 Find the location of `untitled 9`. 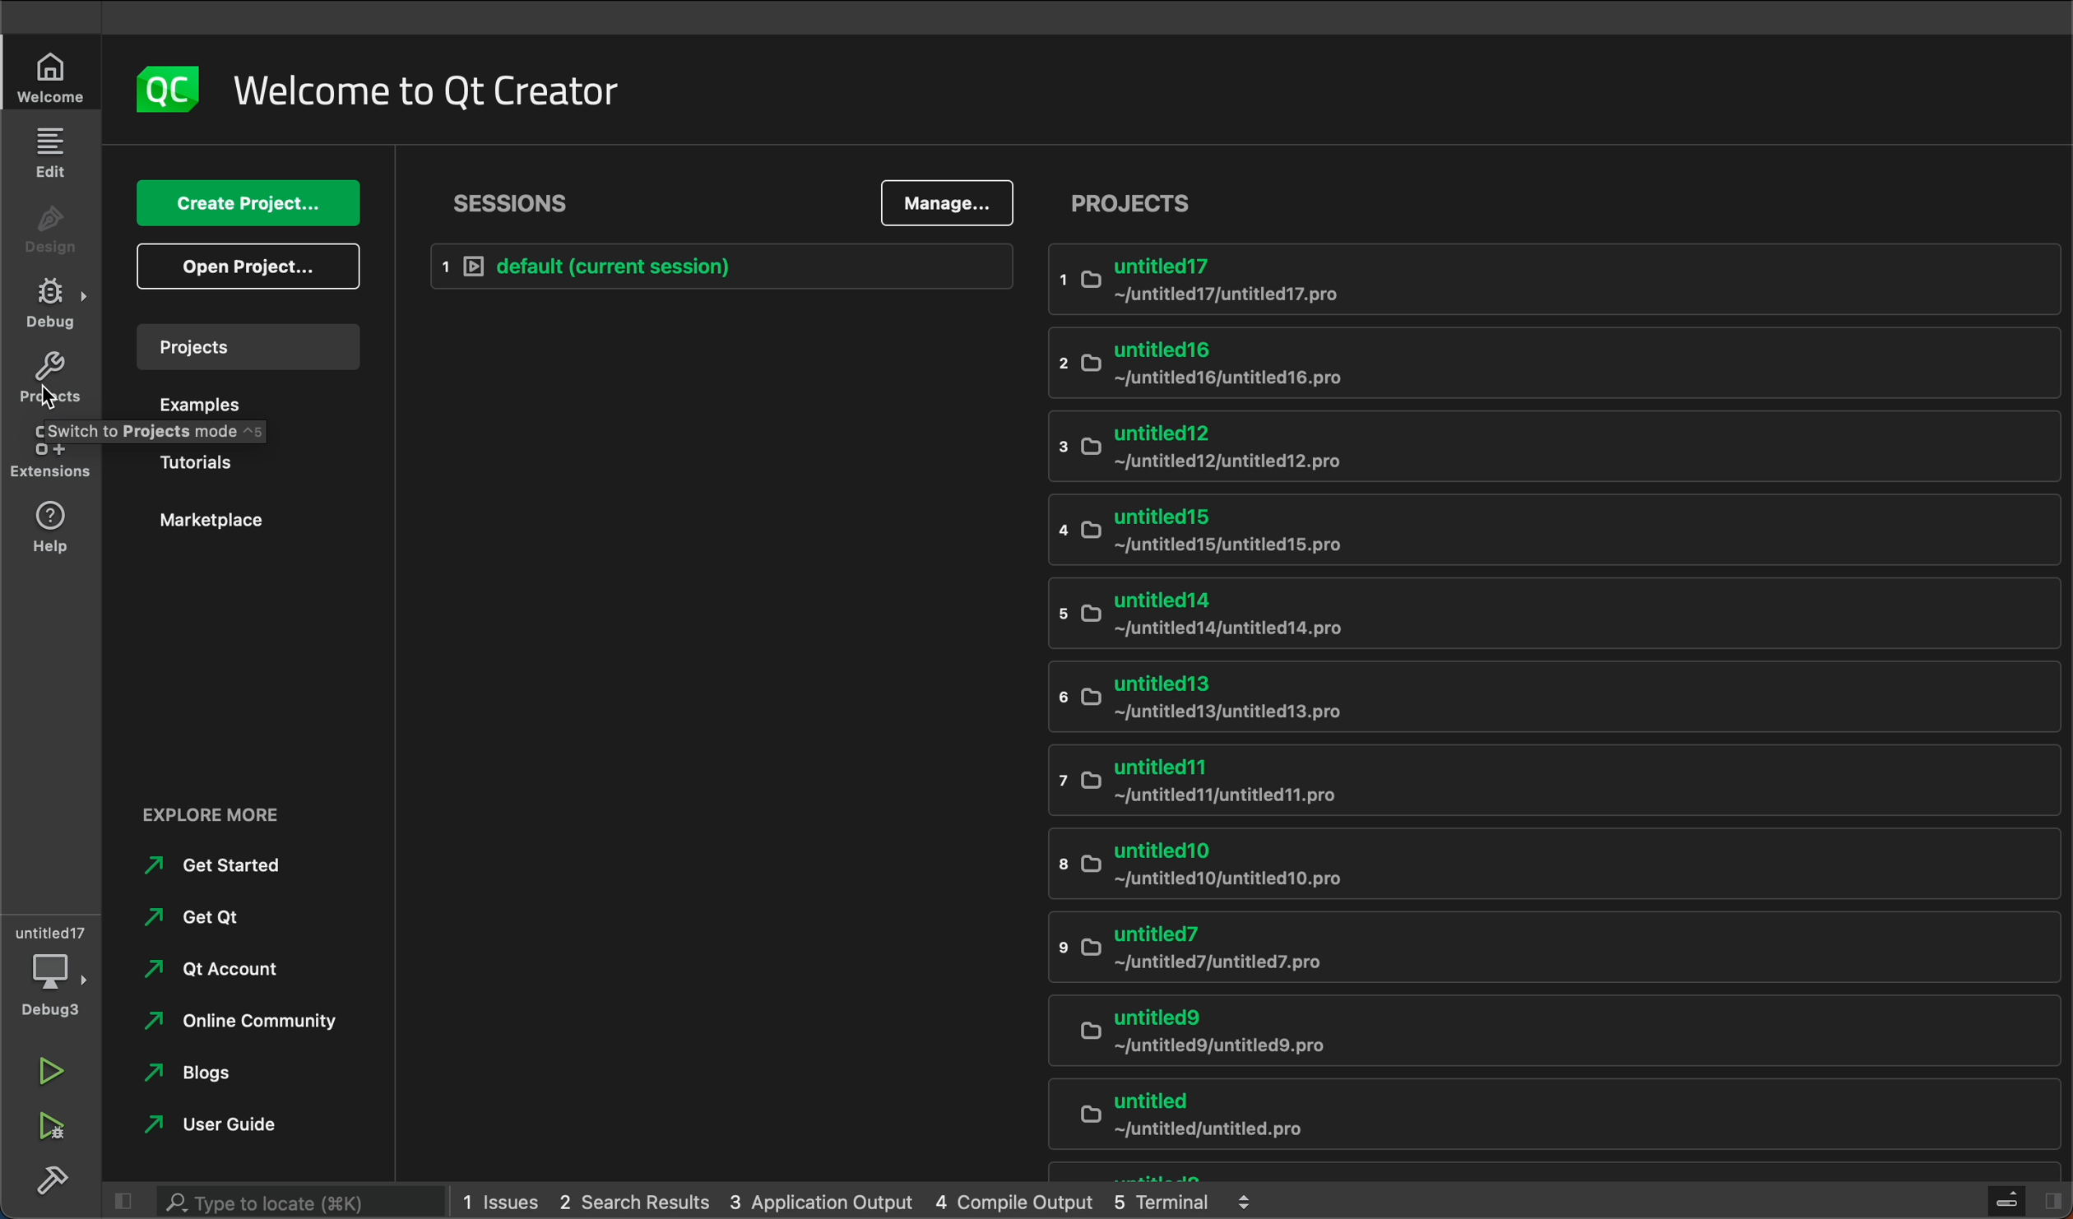

untitled 9 is located at coordinates (1541, 1027).